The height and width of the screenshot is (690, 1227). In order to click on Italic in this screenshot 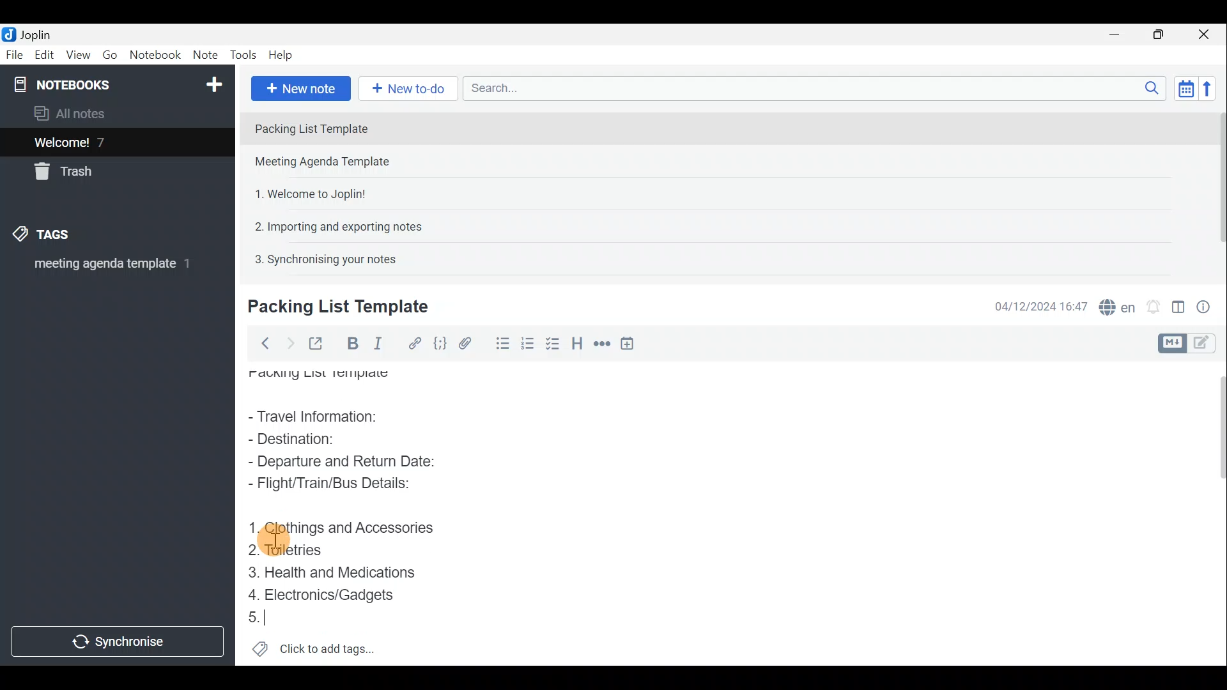, I will do `click(383, 343)`.